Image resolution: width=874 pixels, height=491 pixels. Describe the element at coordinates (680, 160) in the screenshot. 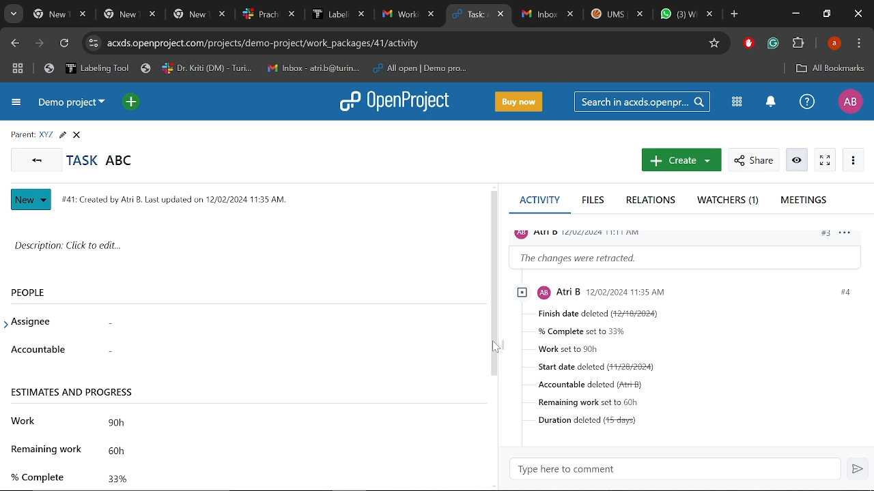

I see `New work package` at that location.